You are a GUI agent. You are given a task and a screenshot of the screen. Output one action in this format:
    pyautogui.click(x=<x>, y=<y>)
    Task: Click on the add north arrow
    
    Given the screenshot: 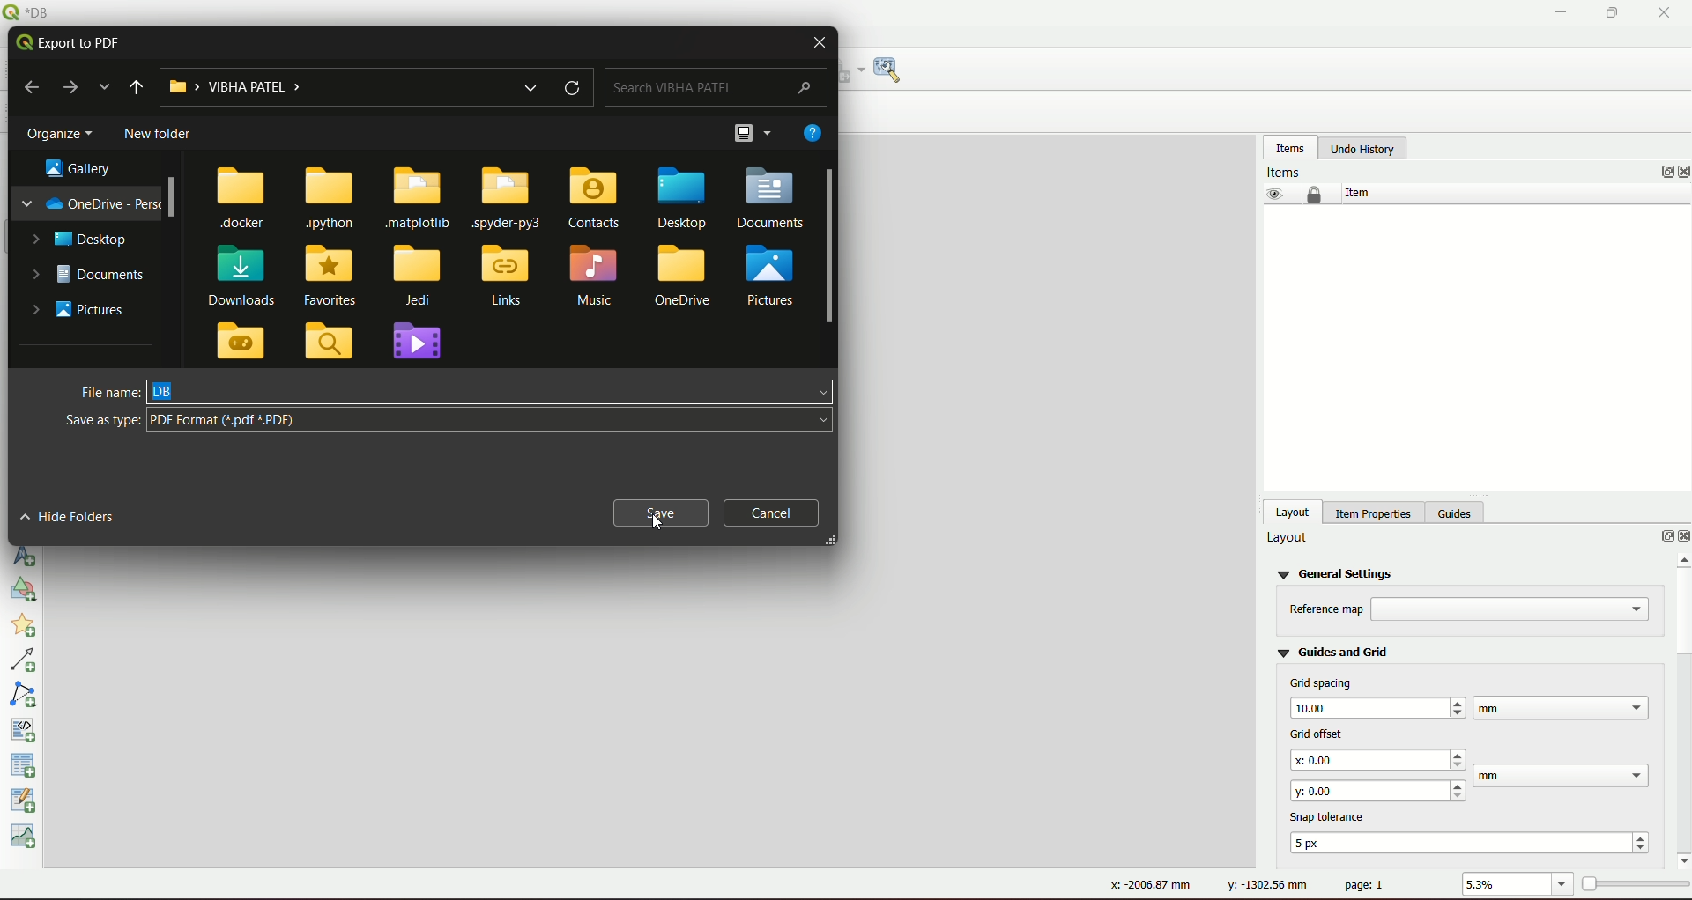 What is the action you would take?
    pyautogui.click(x=26, y=556)
    